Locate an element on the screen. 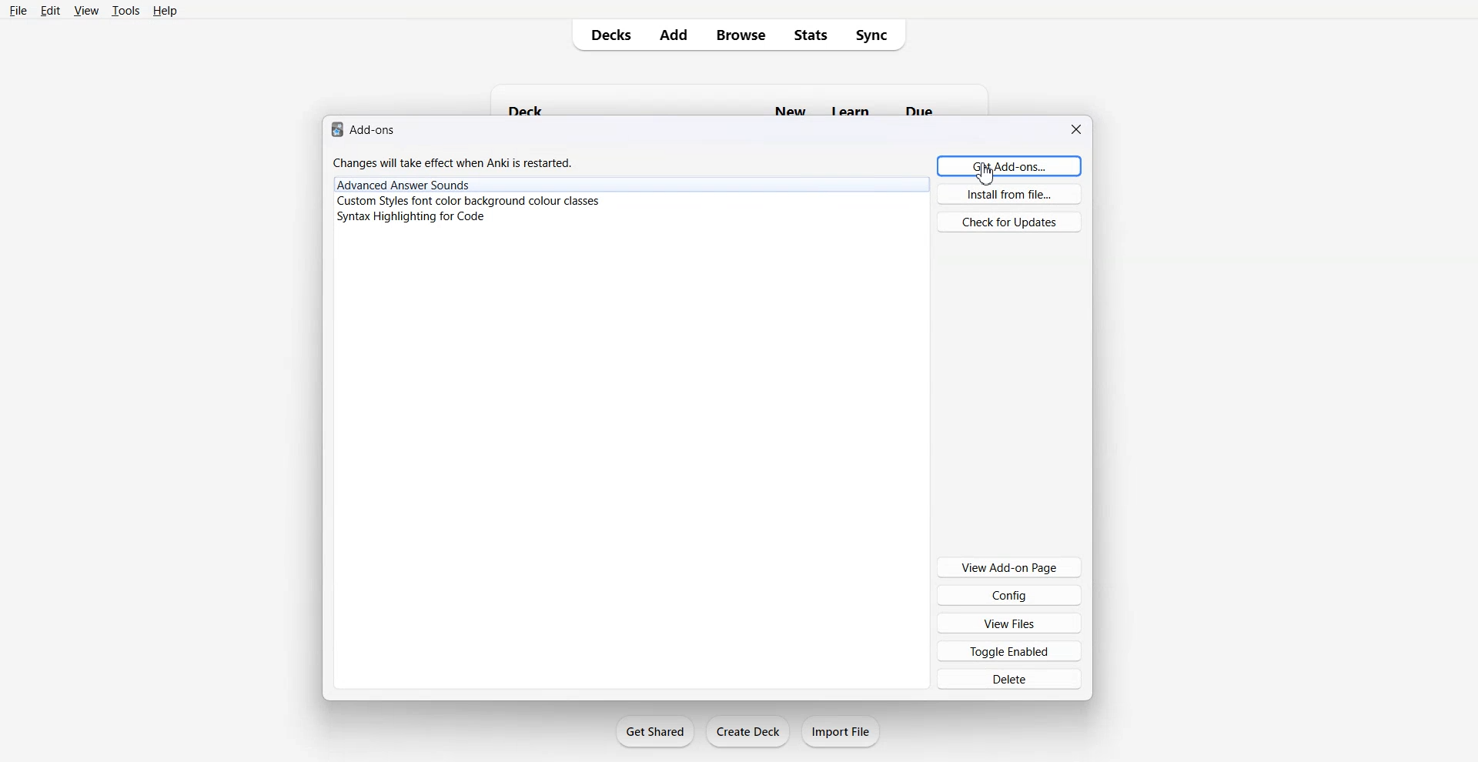 The height and width of the screenshot is (762, 1478). Create Deck is located at coordinates (747, 731).